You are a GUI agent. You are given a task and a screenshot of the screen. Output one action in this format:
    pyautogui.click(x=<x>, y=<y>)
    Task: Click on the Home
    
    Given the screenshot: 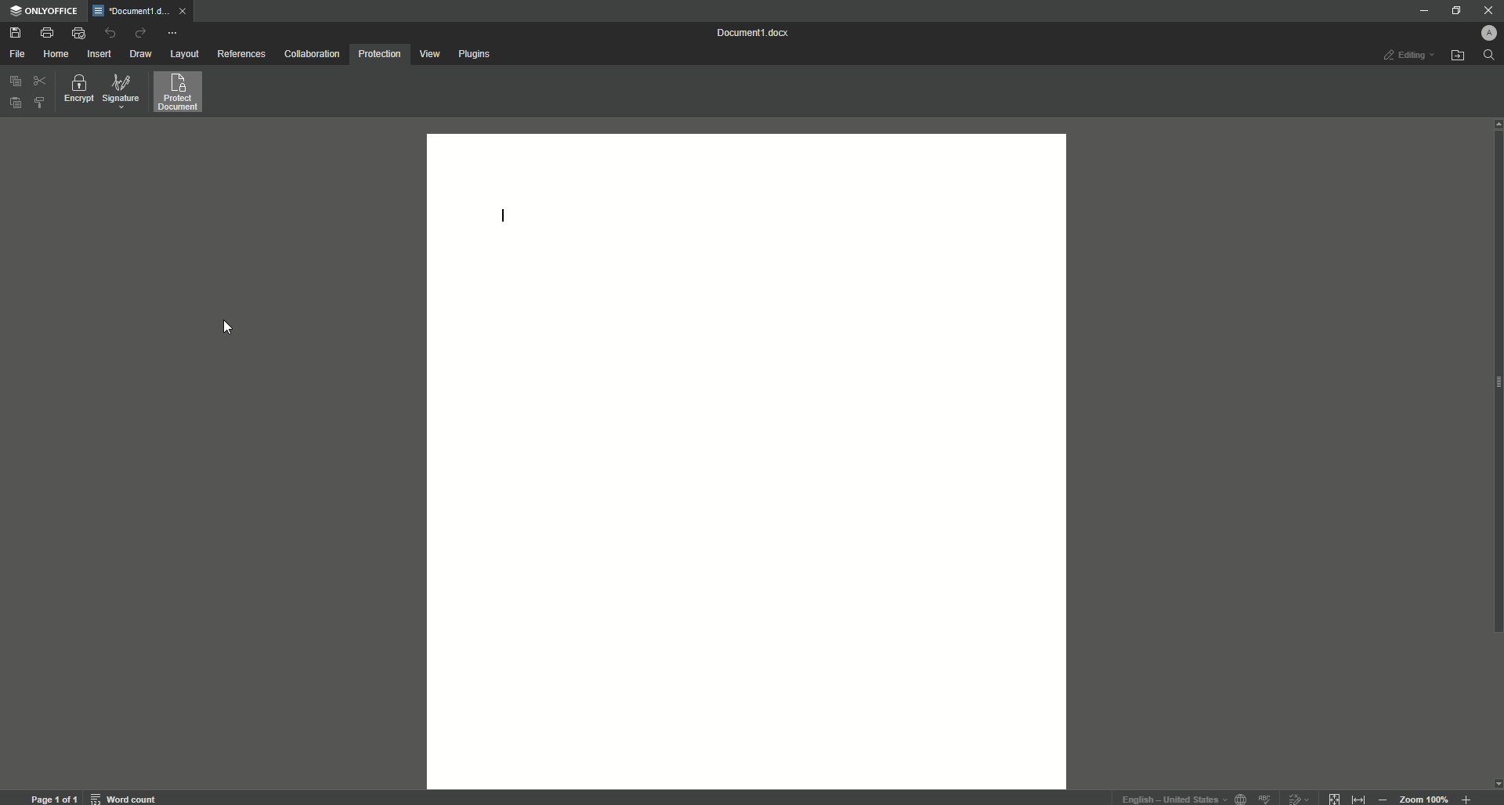 What is the action you would take?
    pyautogui.click(x=56, y=53)
    